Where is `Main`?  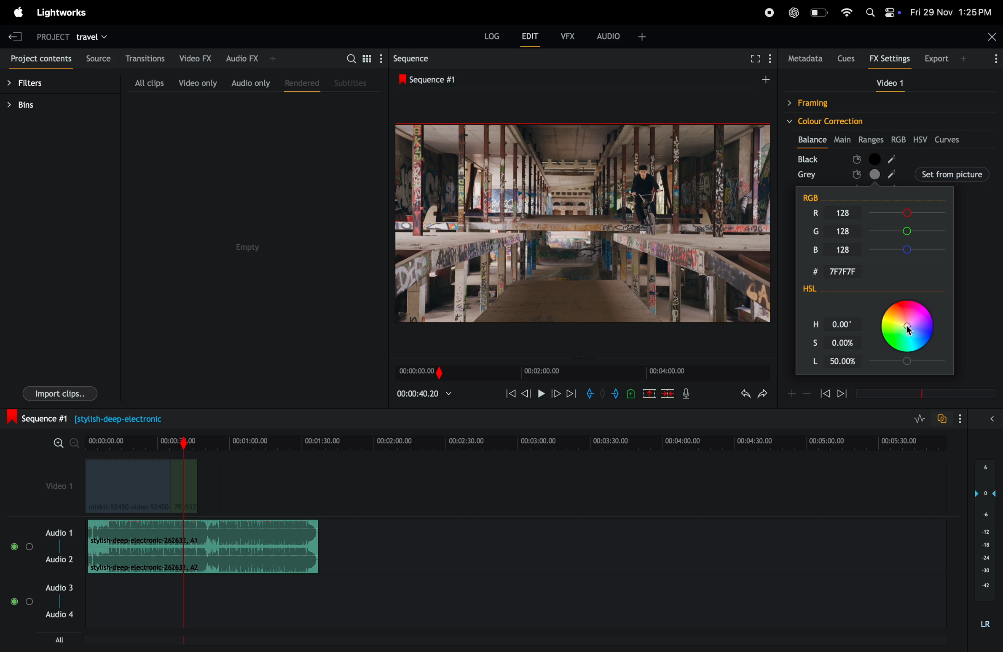
Main is located at coordinates (843, 138).